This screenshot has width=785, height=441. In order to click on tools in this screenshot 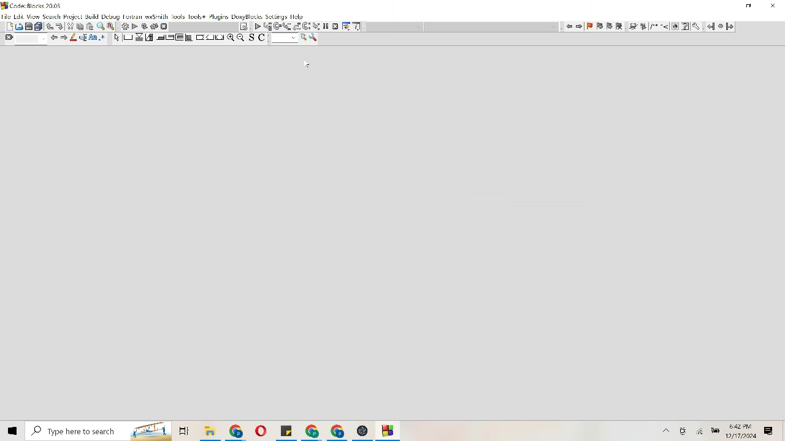, I will do `click(697, 27)`.